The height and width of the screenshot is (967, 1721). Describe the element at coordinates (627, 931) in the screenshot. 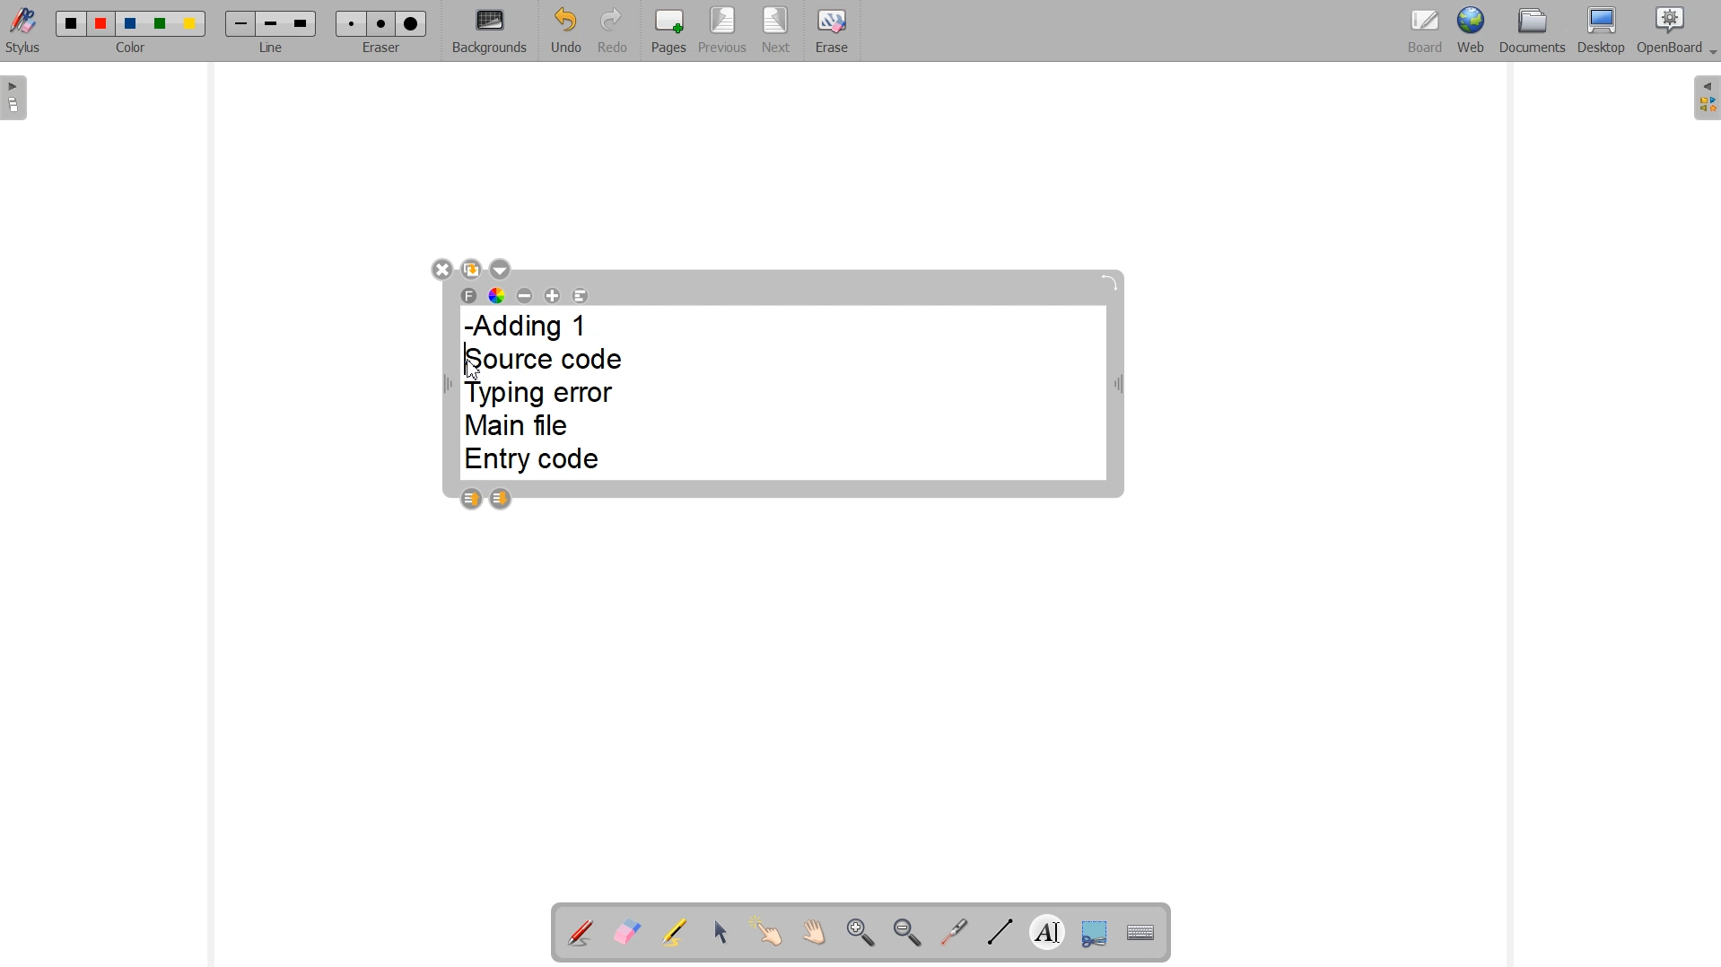

I see `Erase annotation` at that location.